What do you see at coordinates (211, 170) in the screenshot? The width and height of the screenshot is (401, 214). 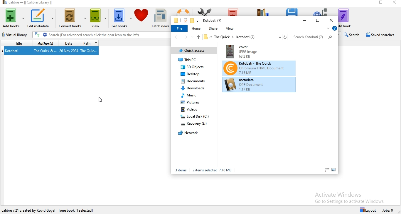 I see `2 items selected 7.16MB` at bounding box center [211, 170].